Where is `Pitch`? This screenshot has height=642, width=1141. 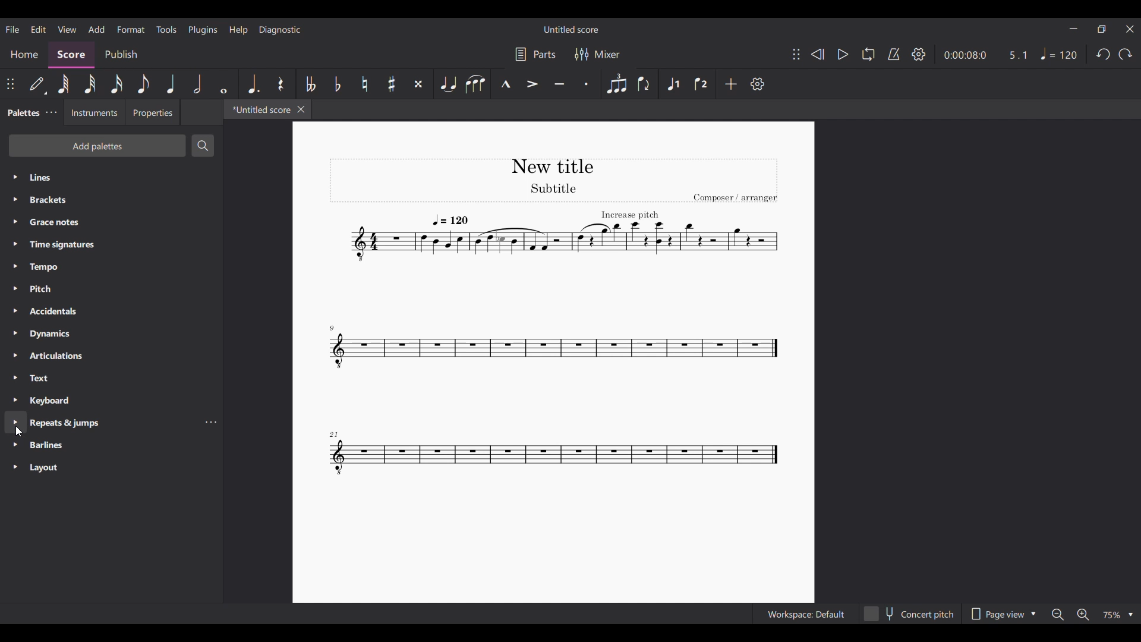 Pitch is located at coordinates (112, 289).